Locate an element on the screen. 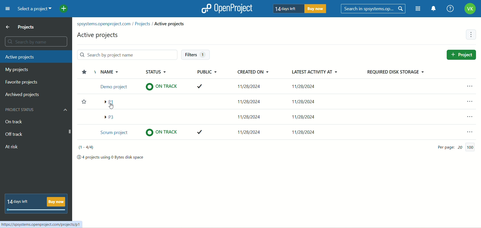  11/28/2024 is located at coordinates (251, 86).